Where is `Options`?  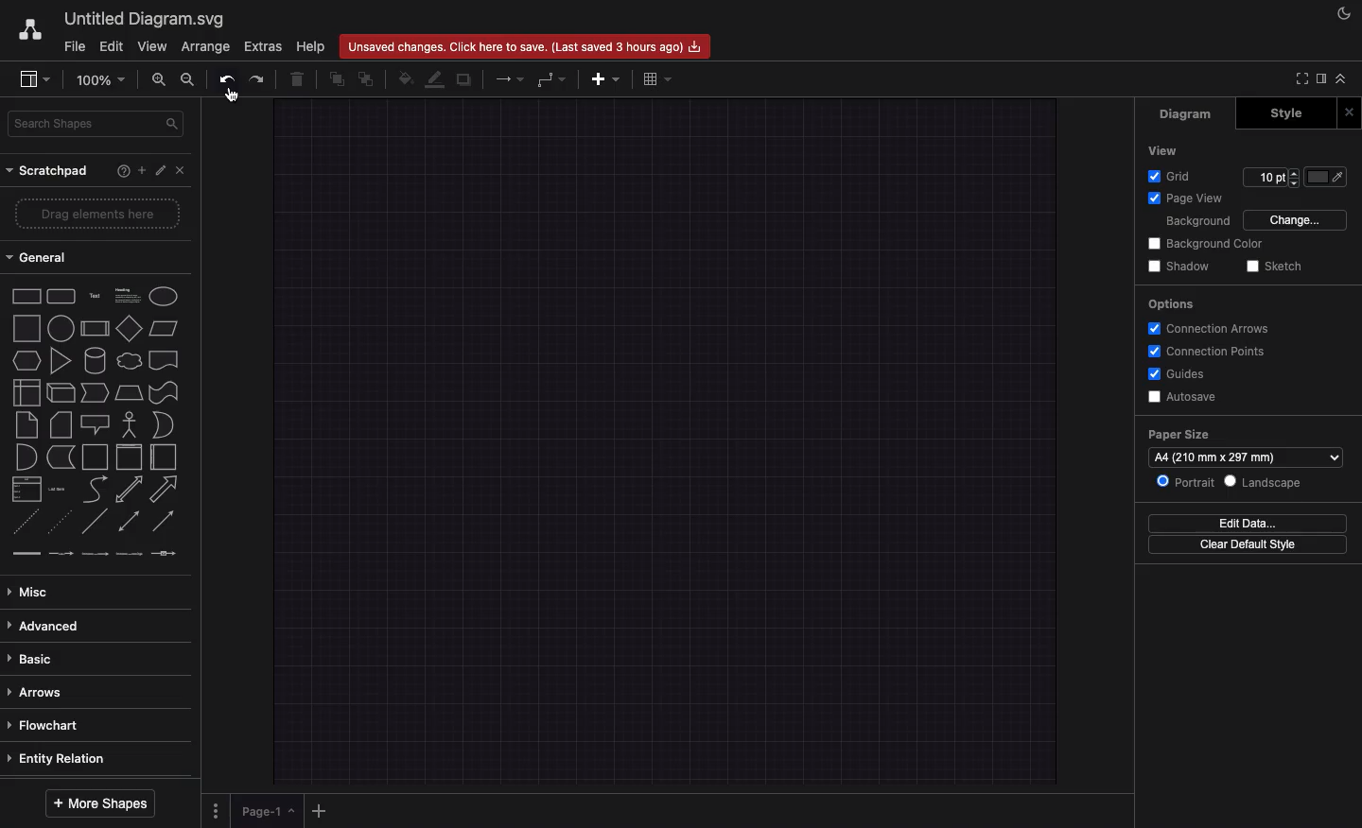 Options is located at coordinates (1169, 302).